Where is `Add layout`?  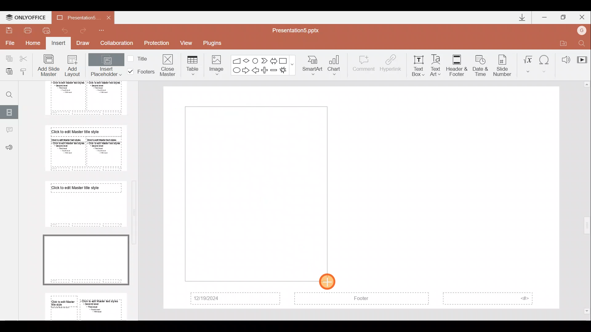
Add layout is located at coordinates (73, 67).